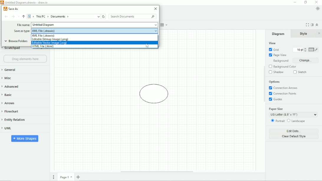  I want to click on Save as type: XML File (.drawio), so click(85, 31).